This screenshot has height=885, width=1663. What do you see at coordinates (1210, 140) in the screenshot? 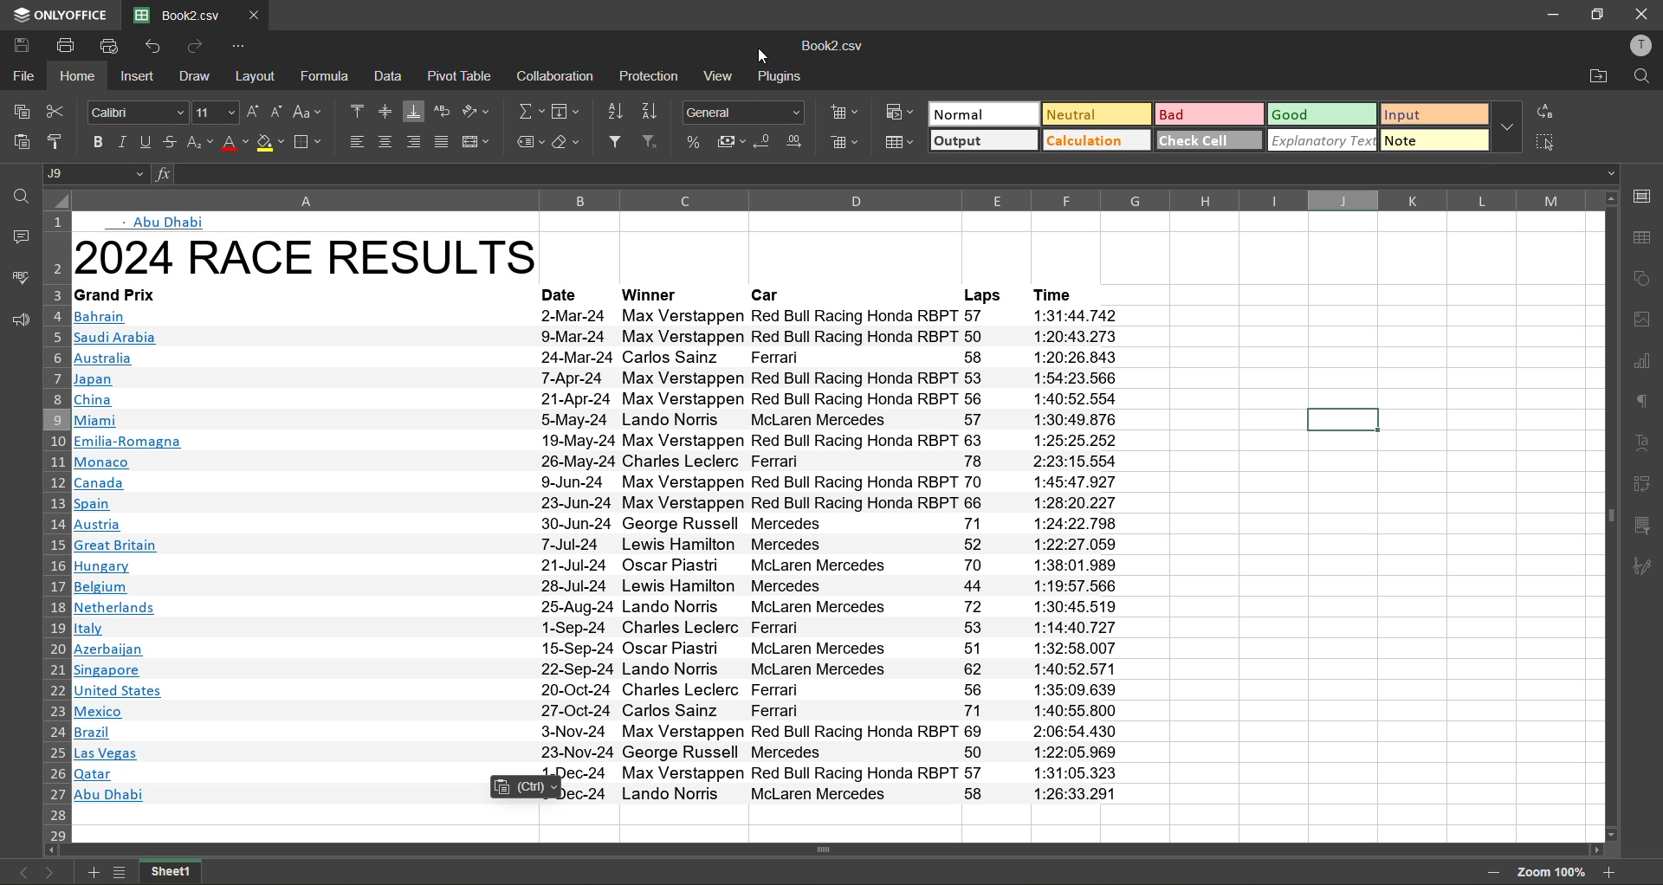
I see `check cell` at bounding box center [1210, 140].